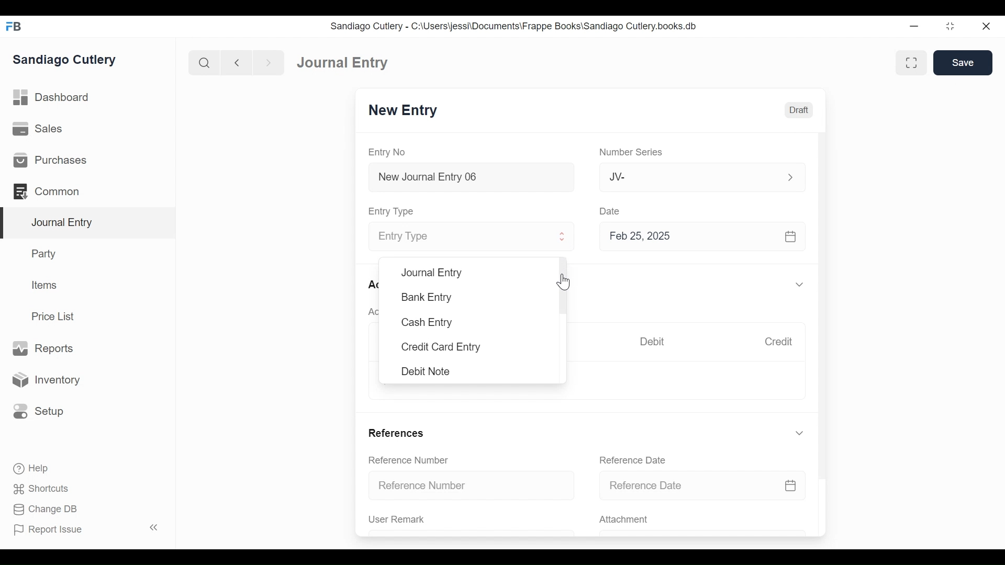  What do you see at coordinates (88, 223) in the screenshot?
I see `Journal Entry` at bounding box center [88, 223].